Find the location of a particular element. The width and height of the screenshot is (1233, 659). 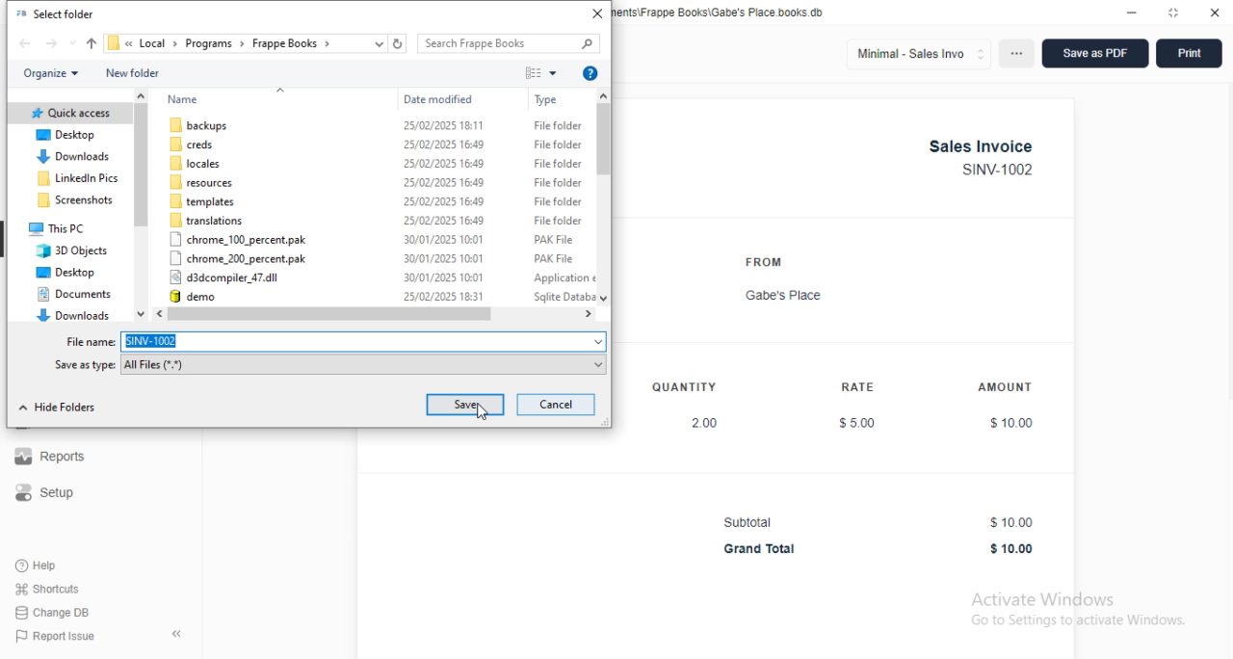

change your view is located at coordinates (541, 72).